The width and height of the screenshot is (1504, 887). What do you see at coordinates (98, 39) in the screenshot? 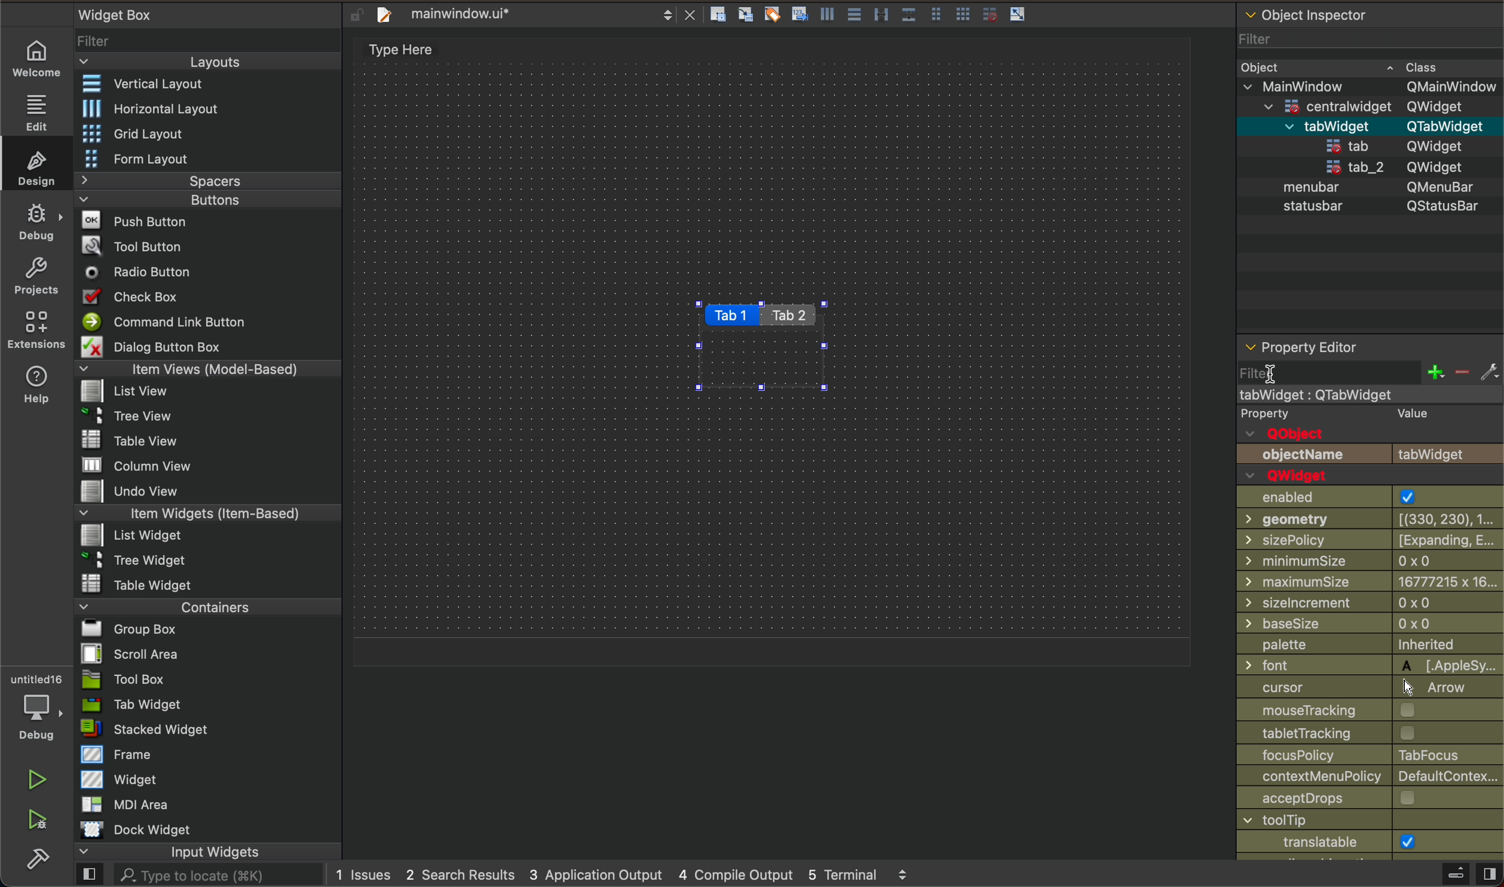
I see `Filter` at bounding box center [98, 39].